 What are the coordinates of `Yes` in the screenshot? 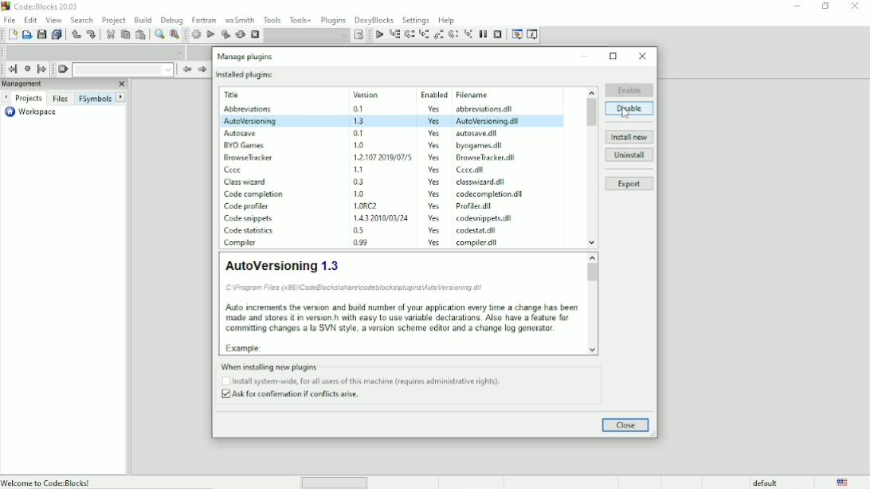 It's located at (434, 206).